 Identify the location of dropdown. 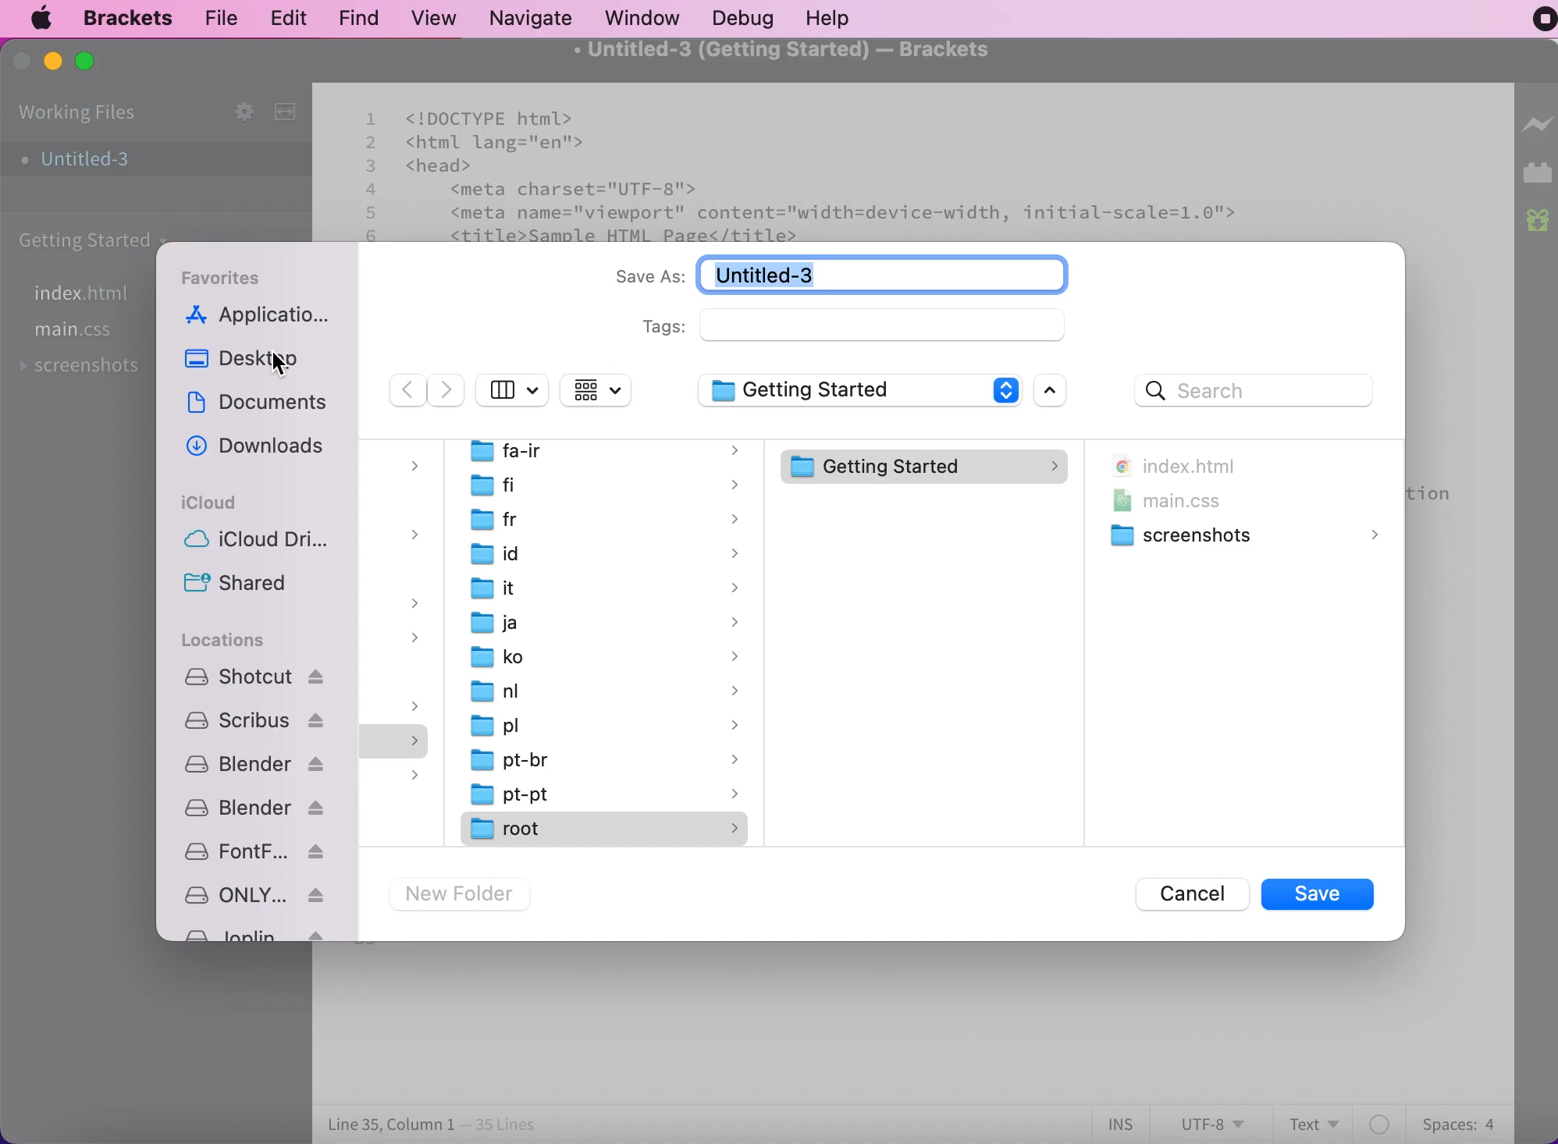
(414, 602).